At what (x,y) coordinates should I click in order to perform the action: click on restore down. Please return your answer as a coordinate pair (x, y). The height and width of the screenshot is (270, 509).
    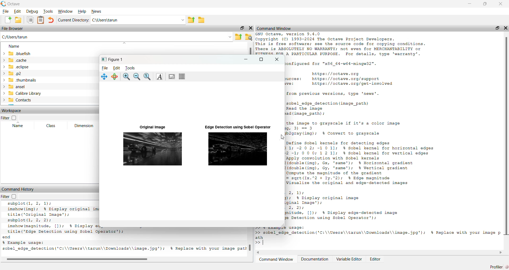
    Looking at the image, I should click on (496, 29).